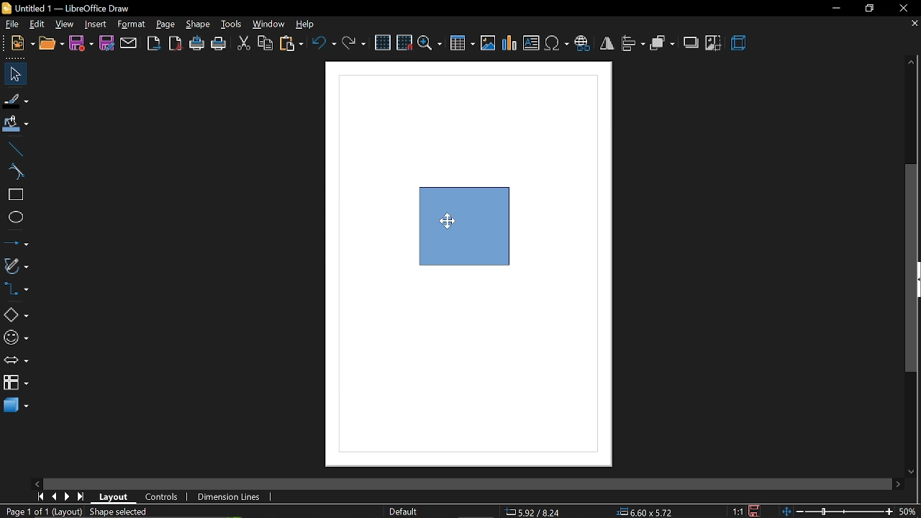 This screenshot has height=518, width=921. What do you see at coordinates (309, 24) in the screenshot?
I see `help` at bounding box center [309, 24].